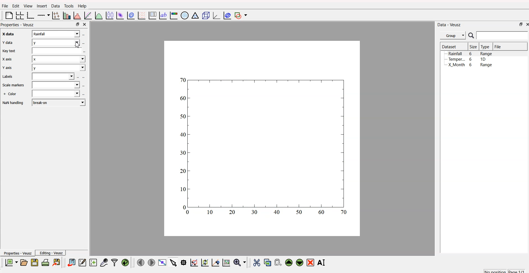 The width and height of the screenshot is (529, 273). Describe the element at coordinates (56, 42) in the screenshot. I see `y` at that location.